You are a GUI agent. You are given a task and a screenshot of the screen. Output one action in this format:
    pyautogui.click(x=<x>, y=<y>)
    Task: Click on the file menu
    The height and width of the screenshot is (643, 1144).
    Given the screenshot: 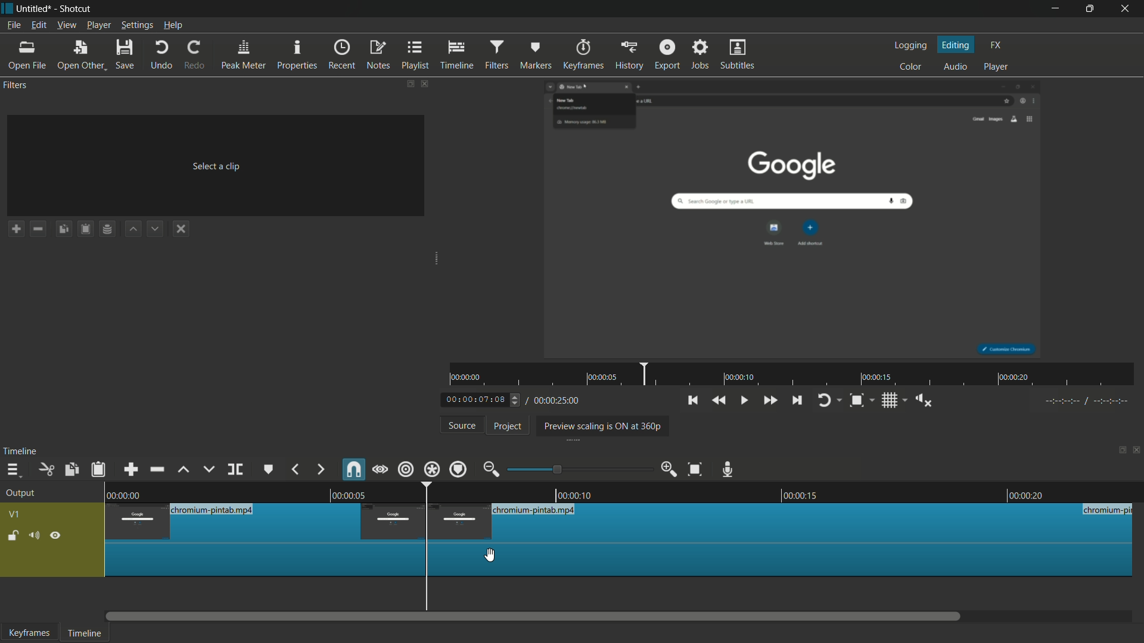 What is the action you would take?
    pyautogui.click(x=13, y=25)
    